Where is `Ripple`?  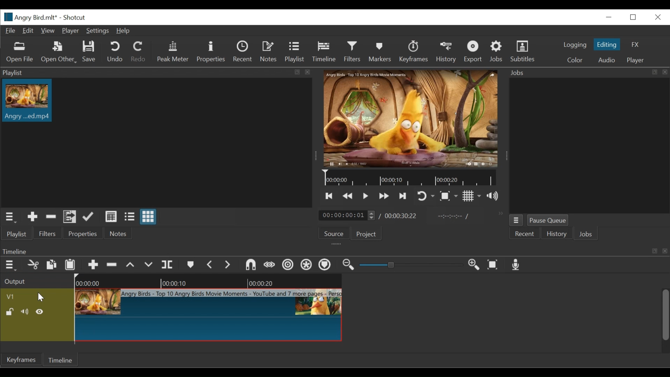 Ripple is located at coordinates (288, 265).